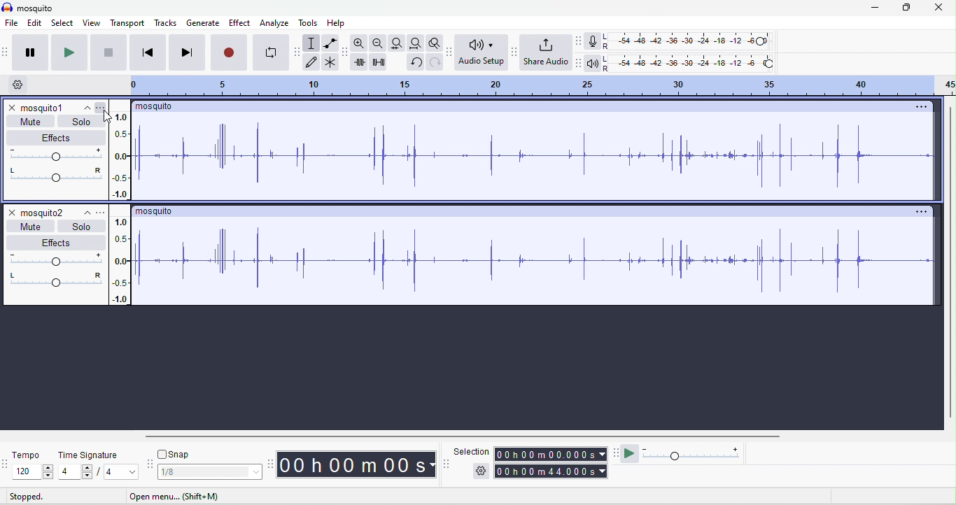 This screenshot has height=505, width=956. Describe the element at coordinates (378, 42) in the screenshot. I see `zoom out` at that location.